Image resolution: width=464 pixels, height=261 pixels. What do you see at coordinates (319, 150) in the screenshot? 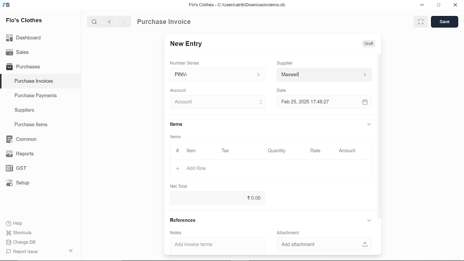
I see `Rate` at bounding box center [319, 150].